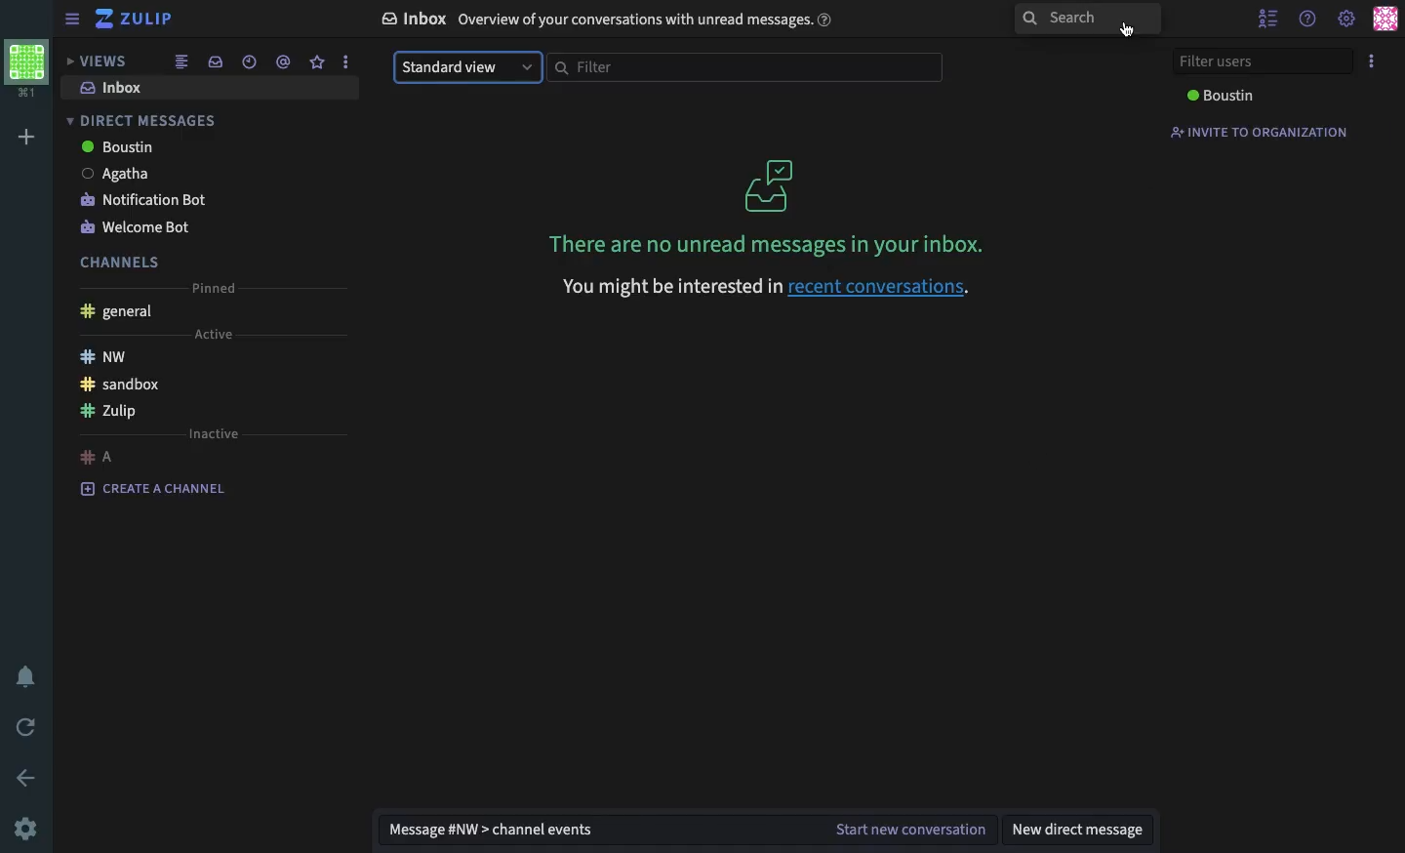 This screenshot has width=1405, height=853. What do you see at coordinates (467, 69) in the screenshot?
I see `standard view` at bounding box center [467, 69].